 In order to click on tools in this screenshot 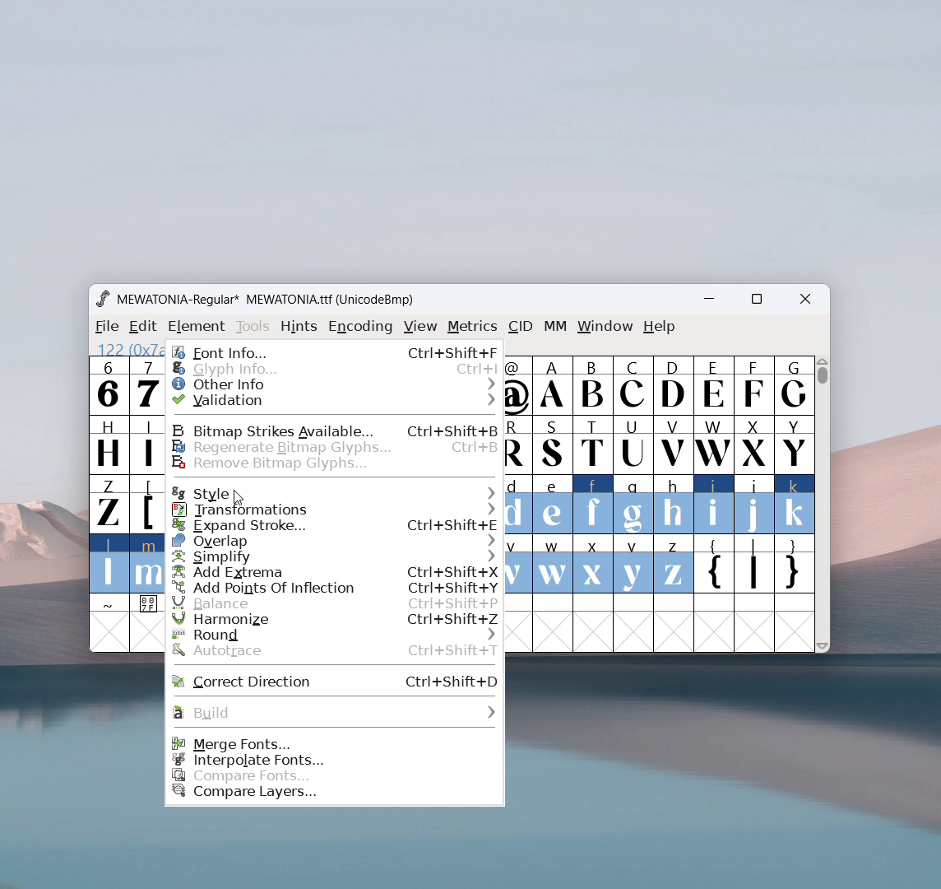, I will do `click(253, 327)`.